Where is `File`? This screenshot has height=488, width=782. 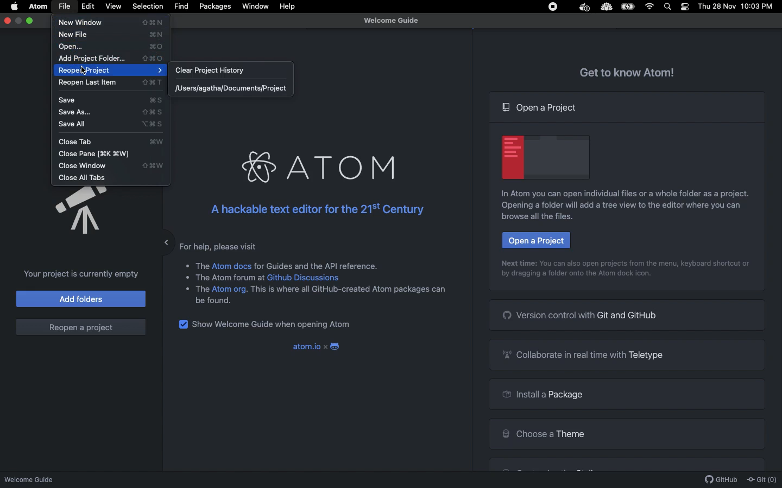
File is located at coordinates (64, 7).